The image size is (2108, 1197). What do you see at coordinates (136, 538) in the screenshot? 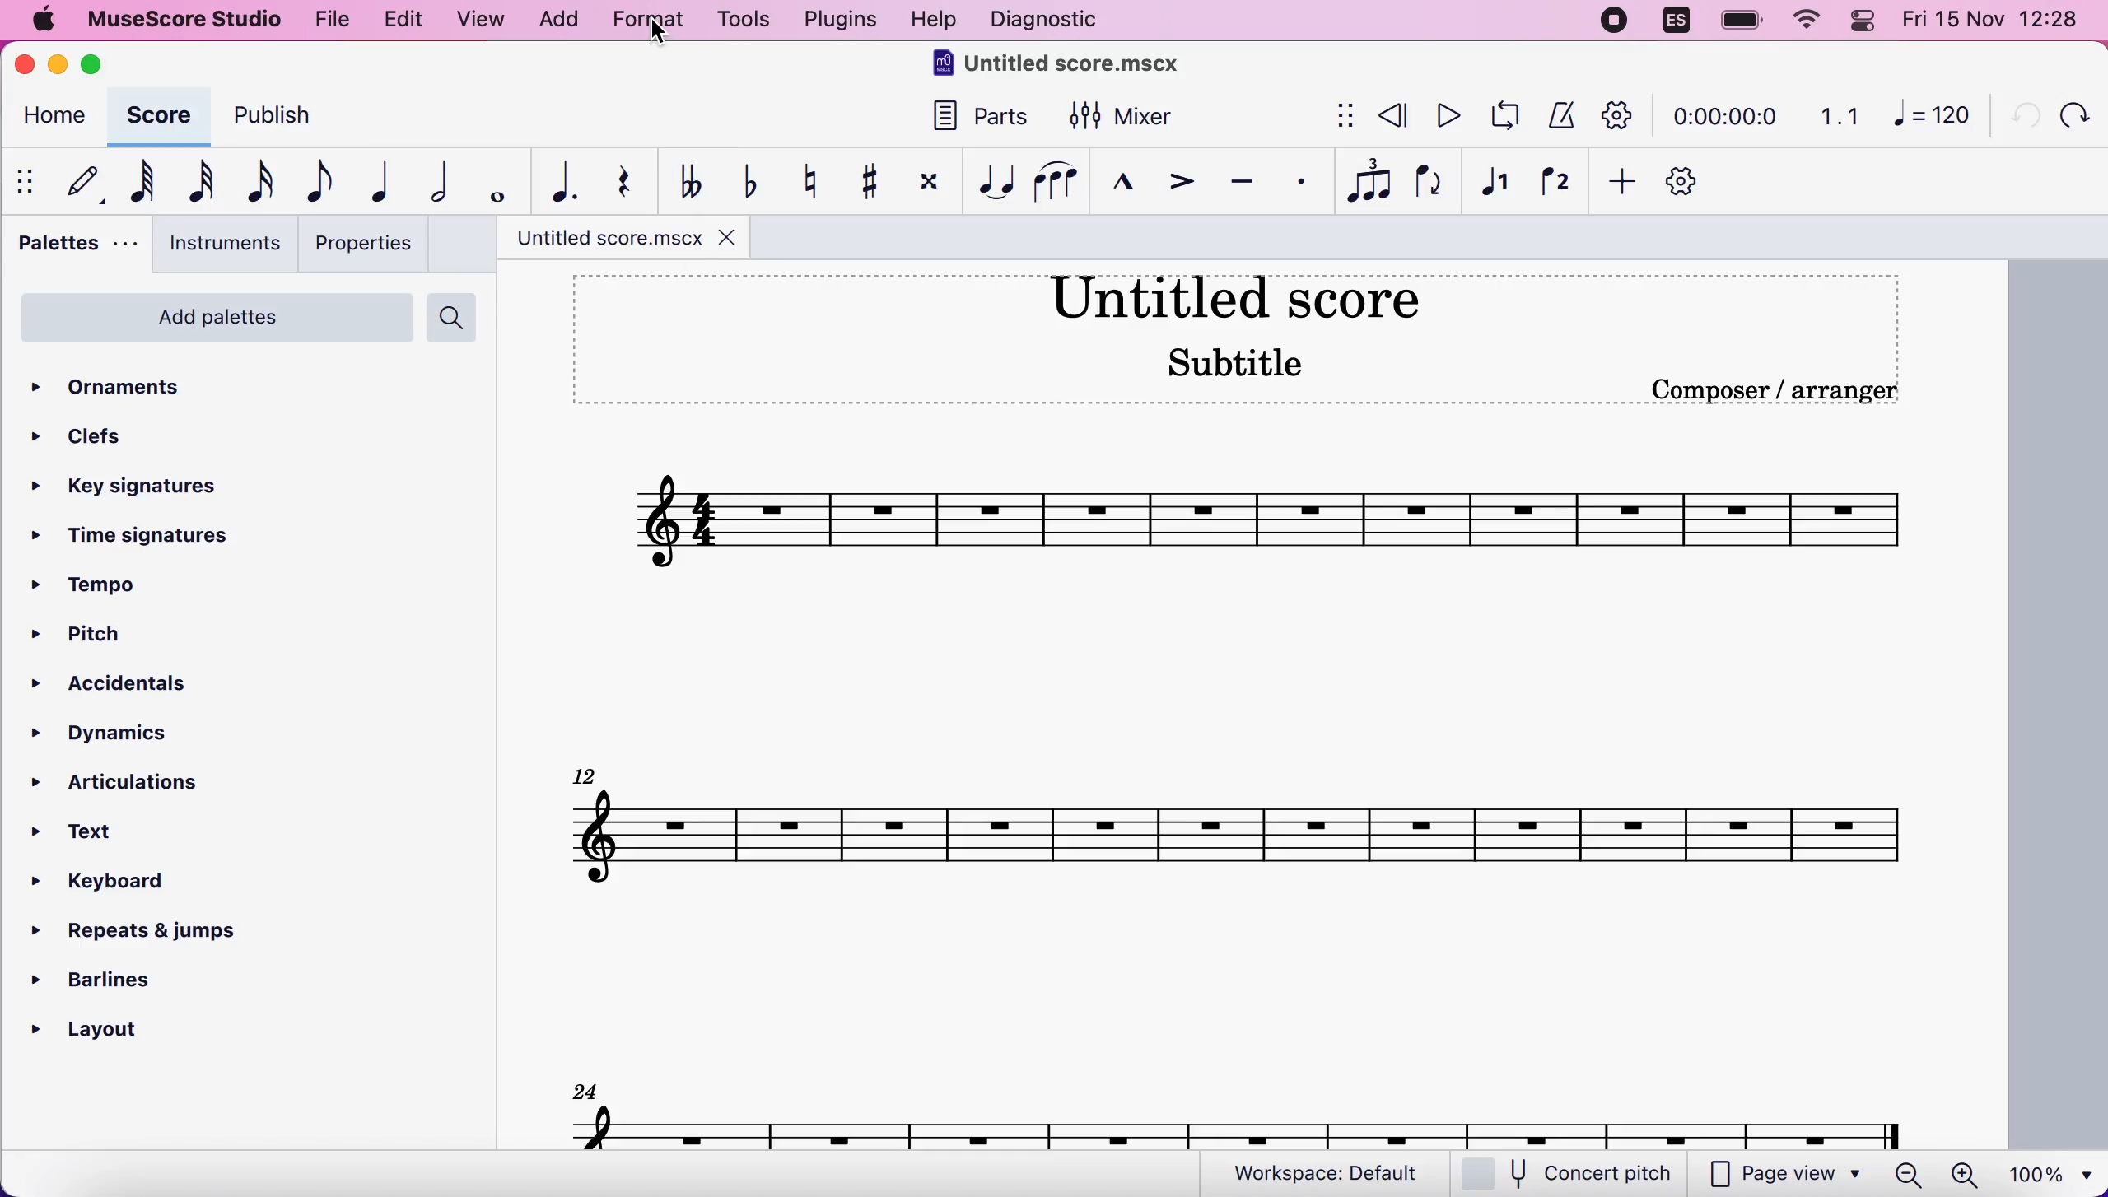
I see `time signatures` at bounding box center [136, 538].